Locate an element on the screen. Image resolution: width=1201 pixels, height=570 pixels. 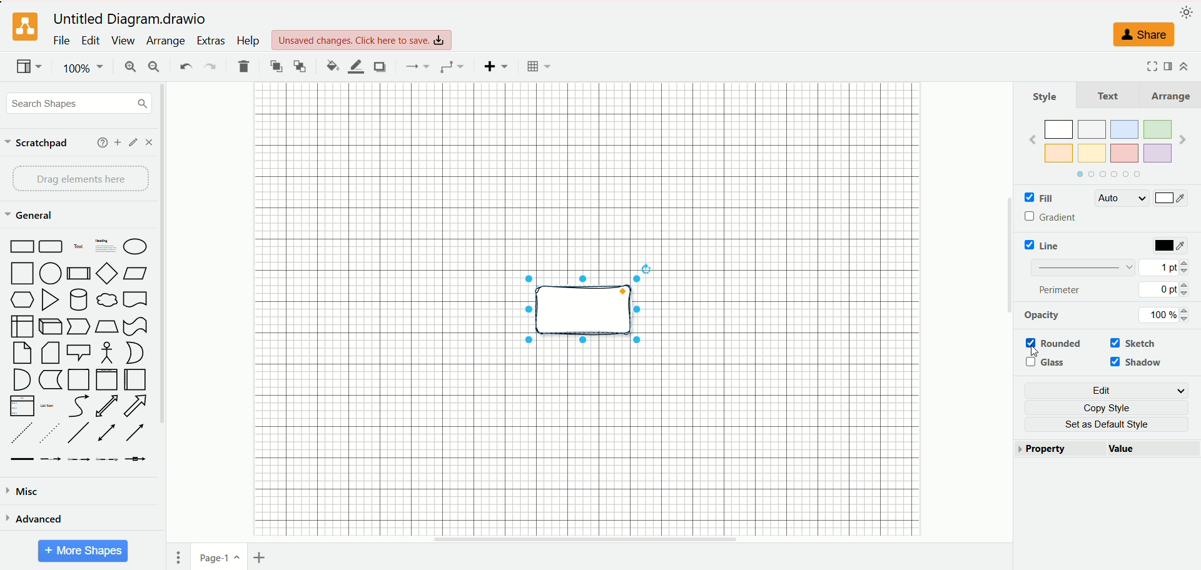
100% is located at coordinates (84, 68).